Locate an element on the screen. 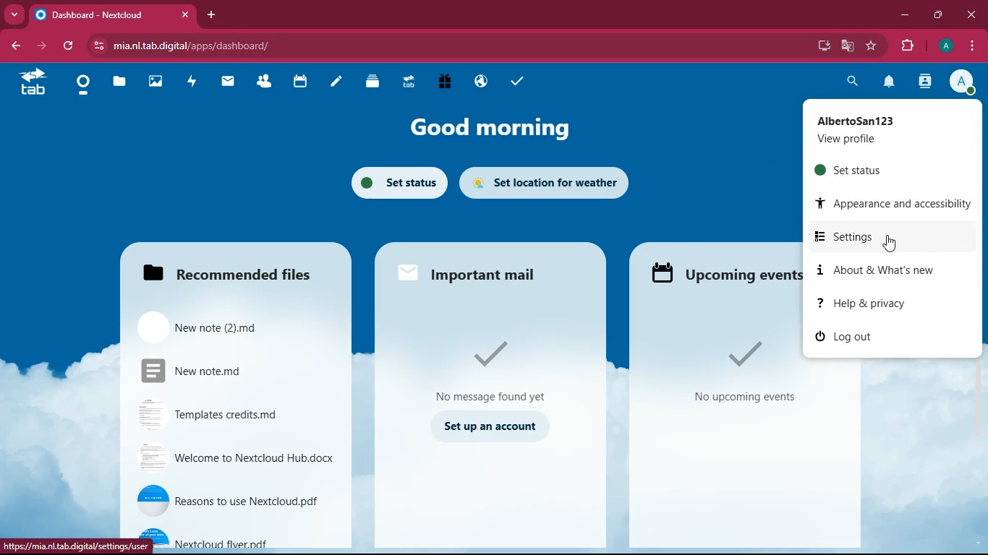  notes is located at coordinates (338, 83).